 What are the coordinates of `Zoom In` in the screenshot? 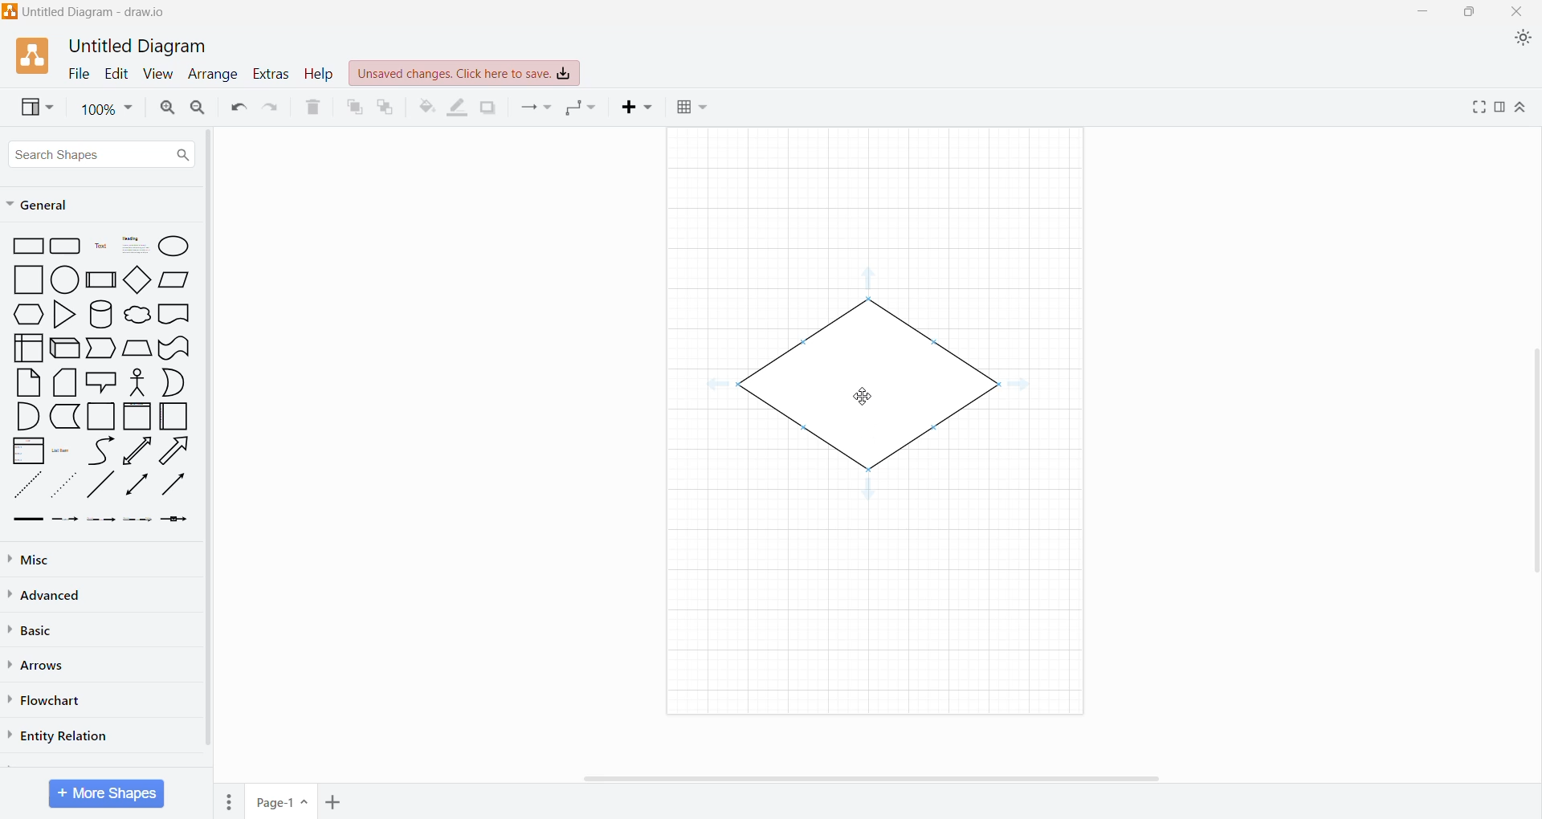 It's located at (166, 108).